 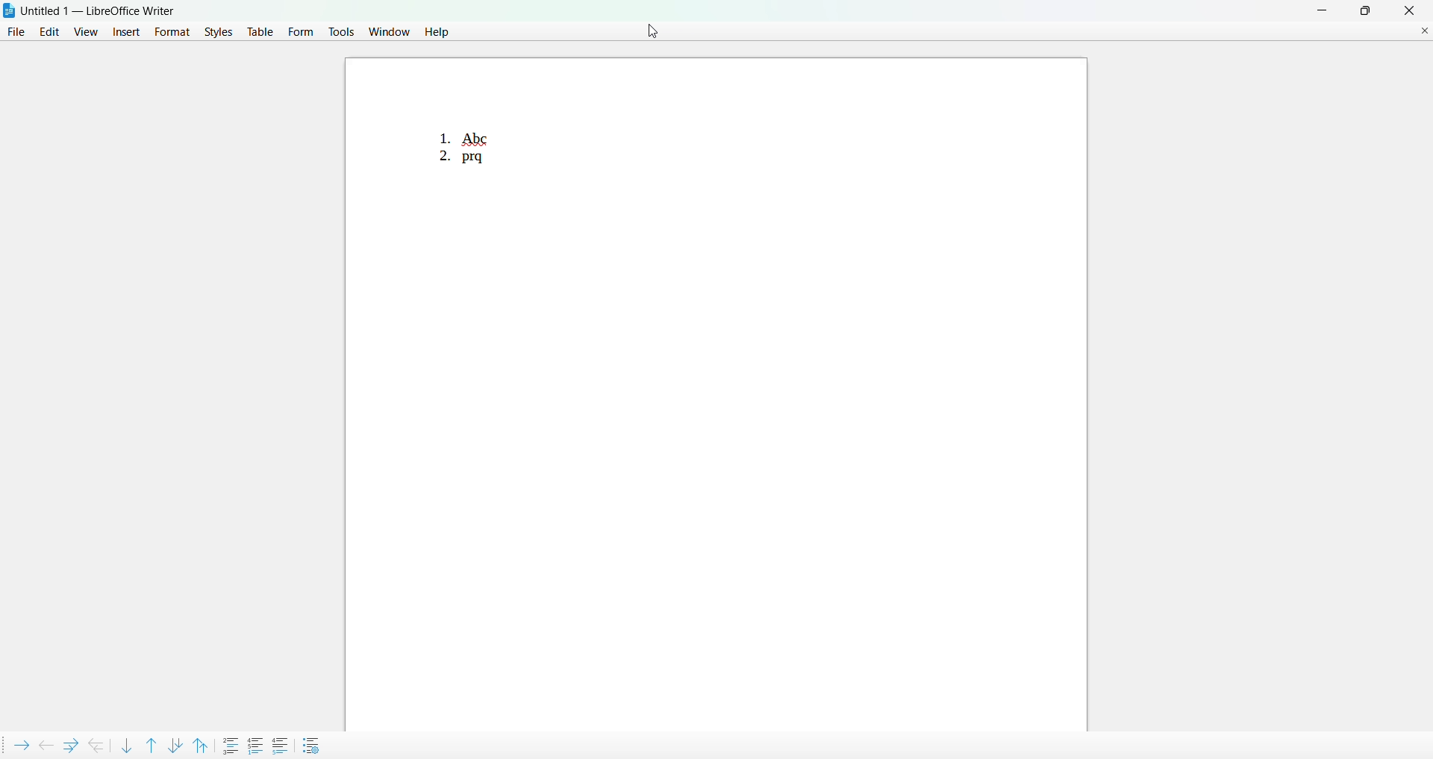 I want to click on move item up, so click(x=150, y=743).